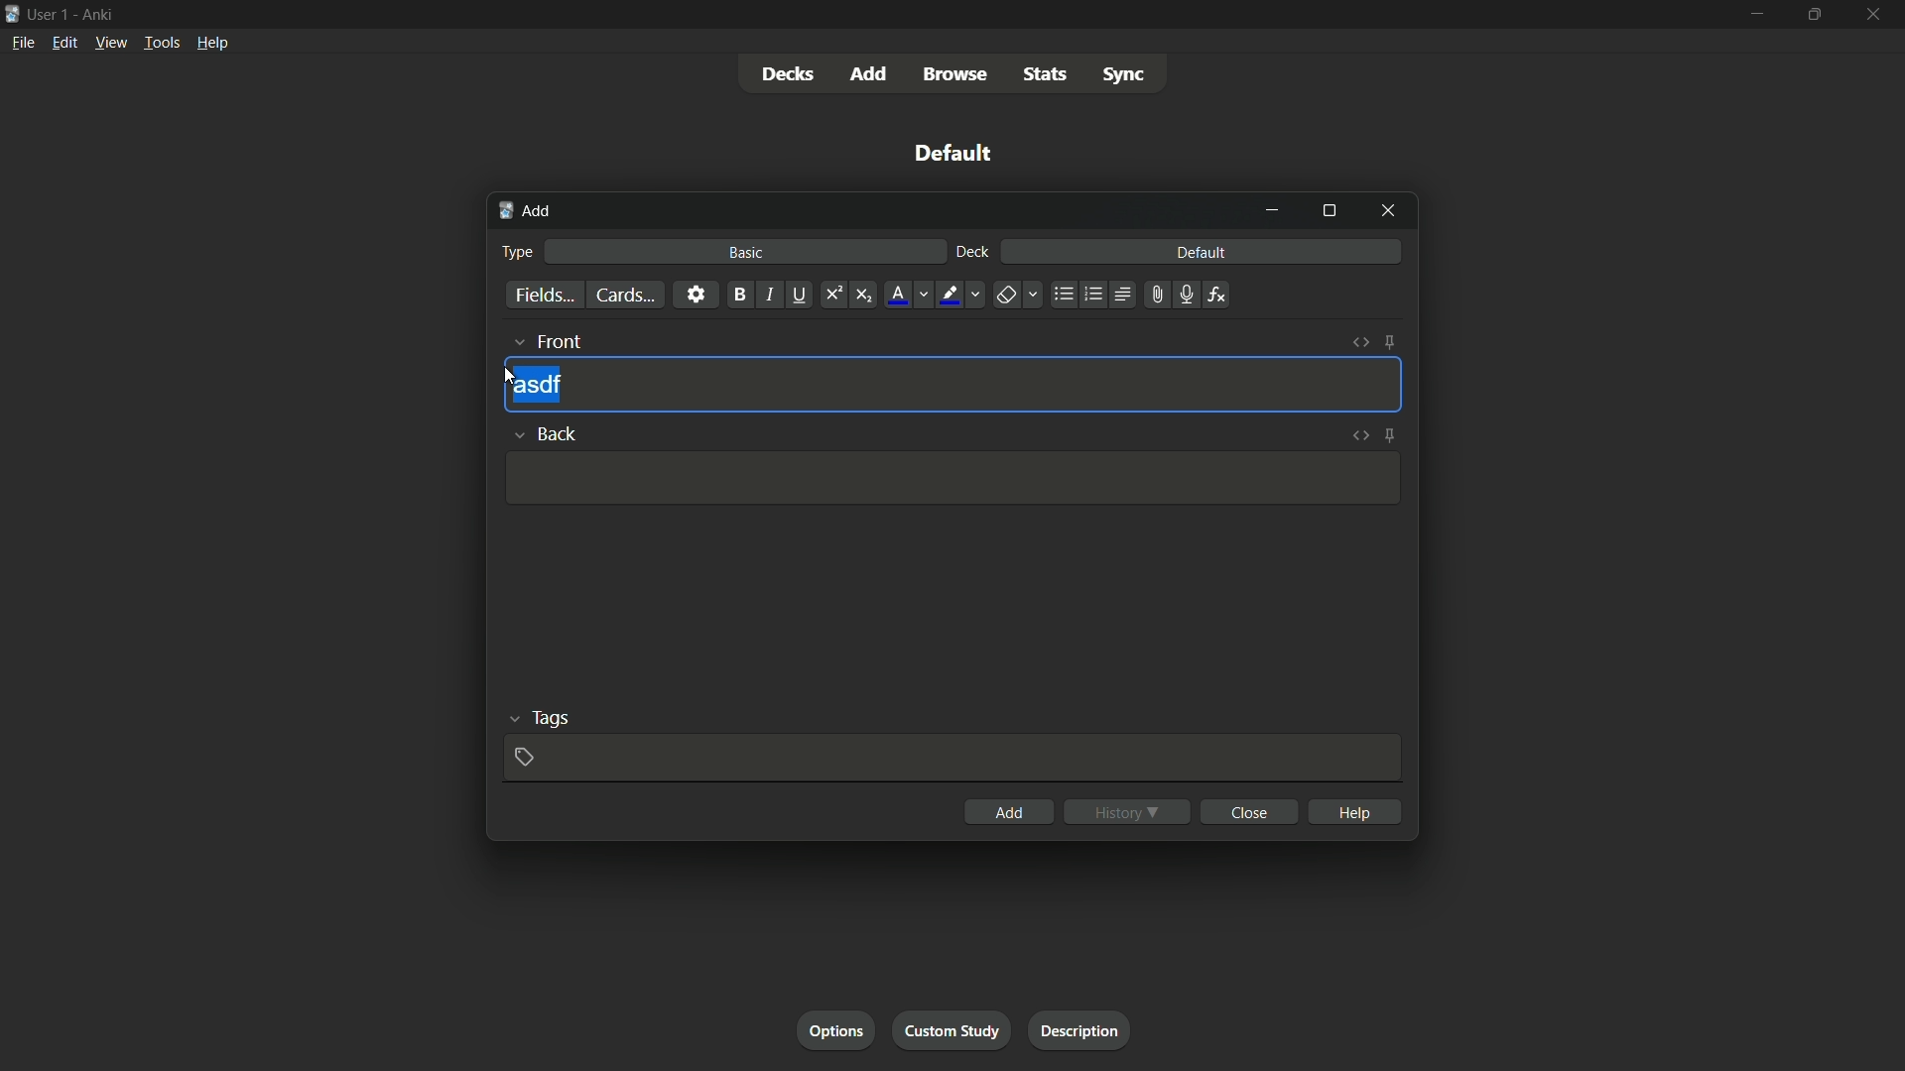  What do you see at coordinates (1204, 252) in the screenshot?
I see `default` at bounding box center [1204, 252].